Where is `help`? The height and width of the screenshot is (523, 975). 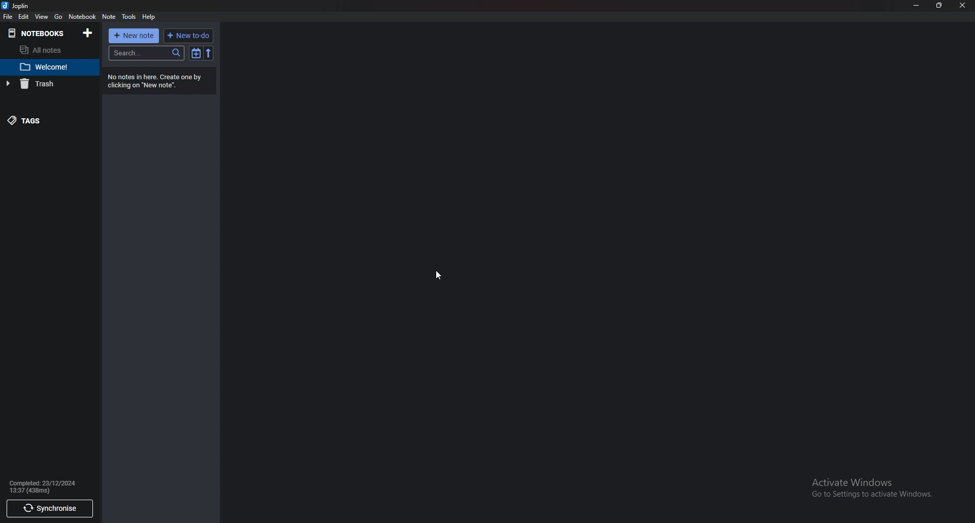 help is located at coordinates (149, 16).